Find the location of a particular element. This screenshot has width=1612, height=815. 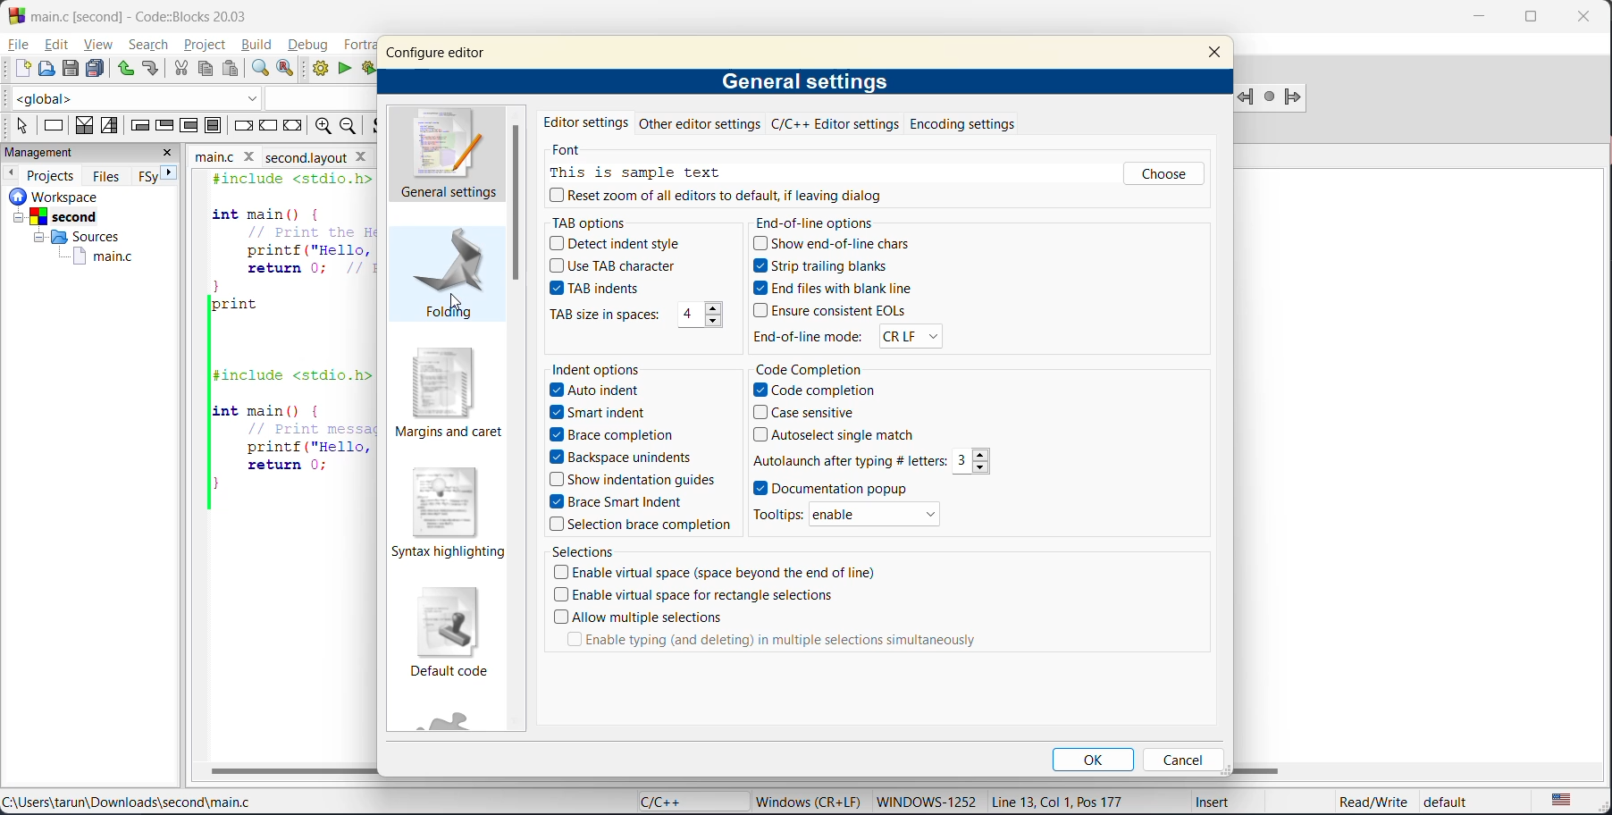

redo is located at coordinates (154, 71).